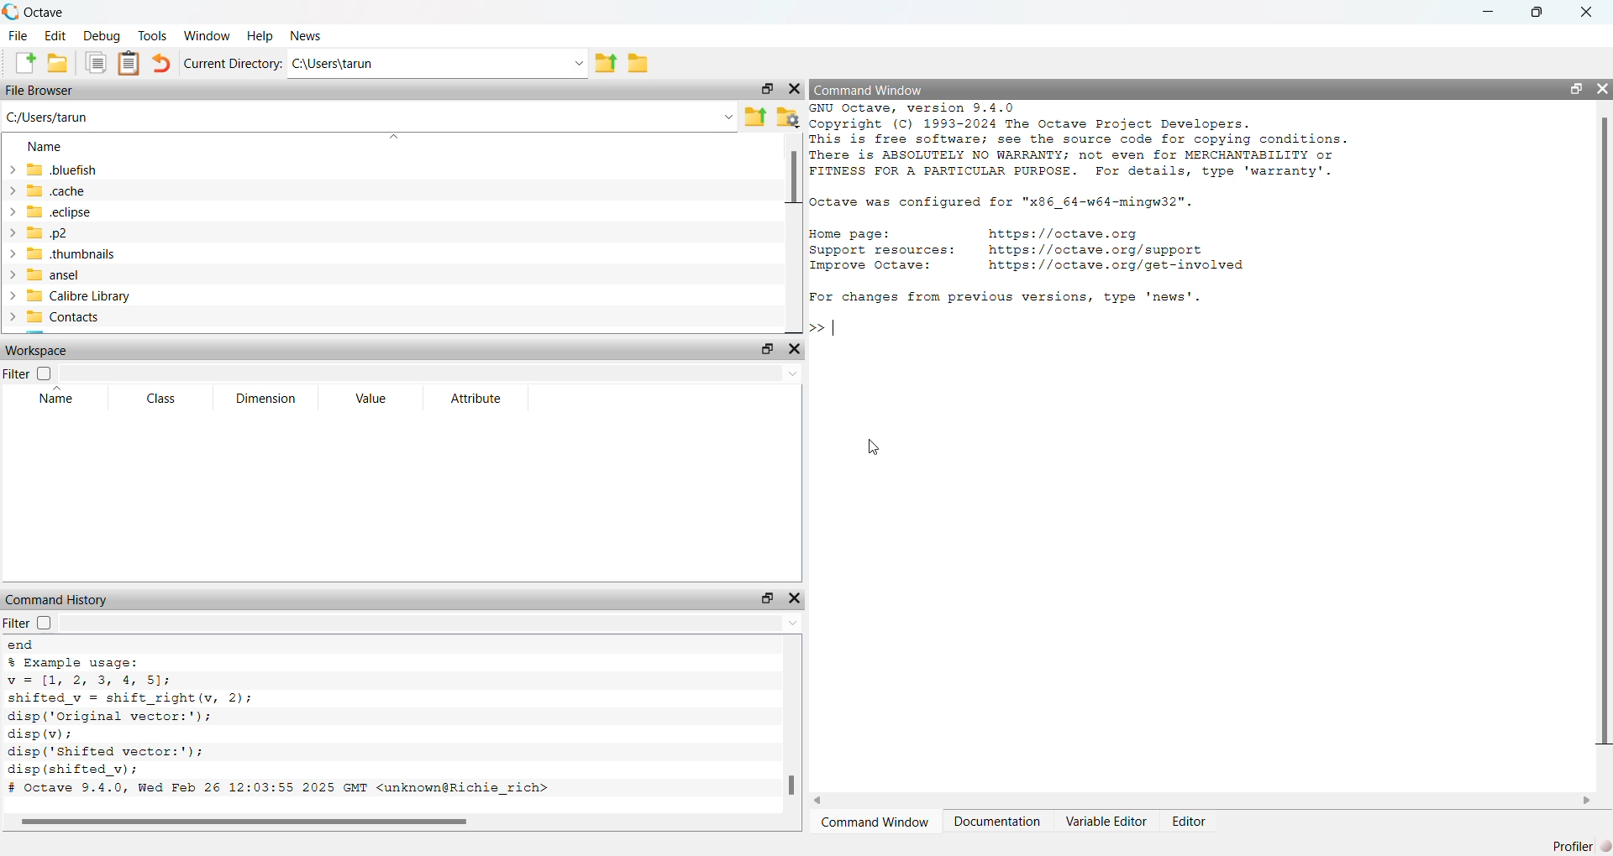  I want to click on .eclipse, so click(110, 212).